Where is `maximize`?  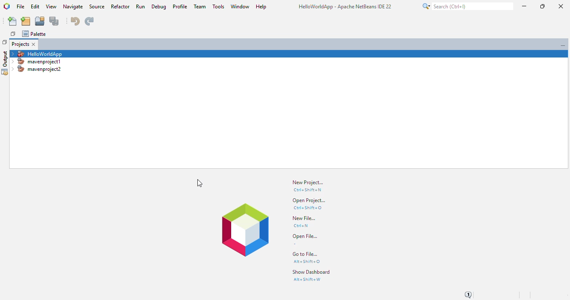 maximize is located at coordinates (542, 6).